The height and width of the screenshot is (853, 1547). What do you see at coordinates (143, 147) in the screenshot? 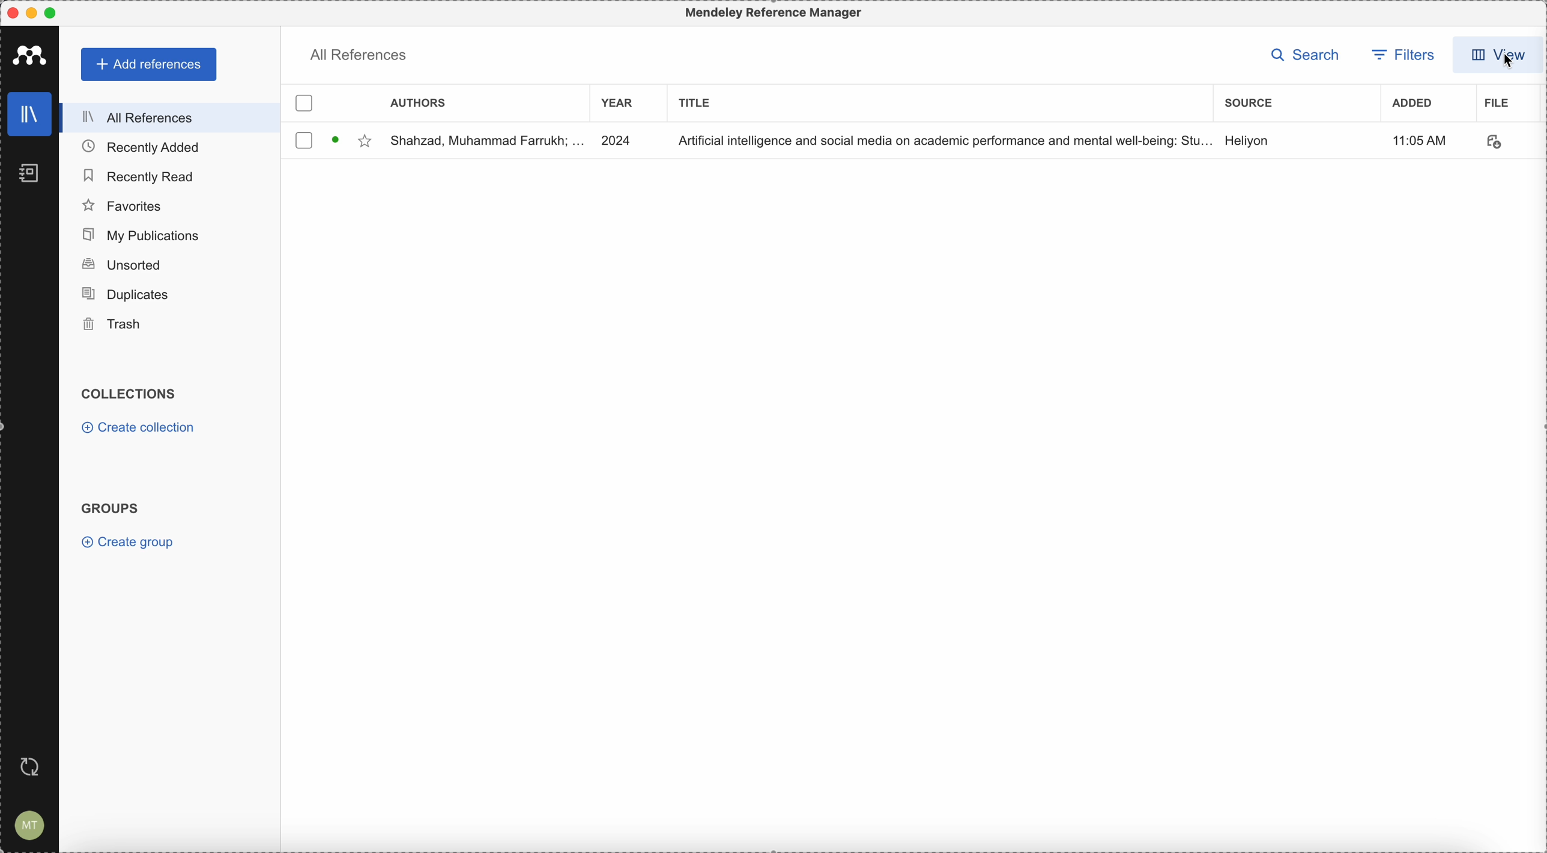
I see `recently added` at bounding box center [143, 147].